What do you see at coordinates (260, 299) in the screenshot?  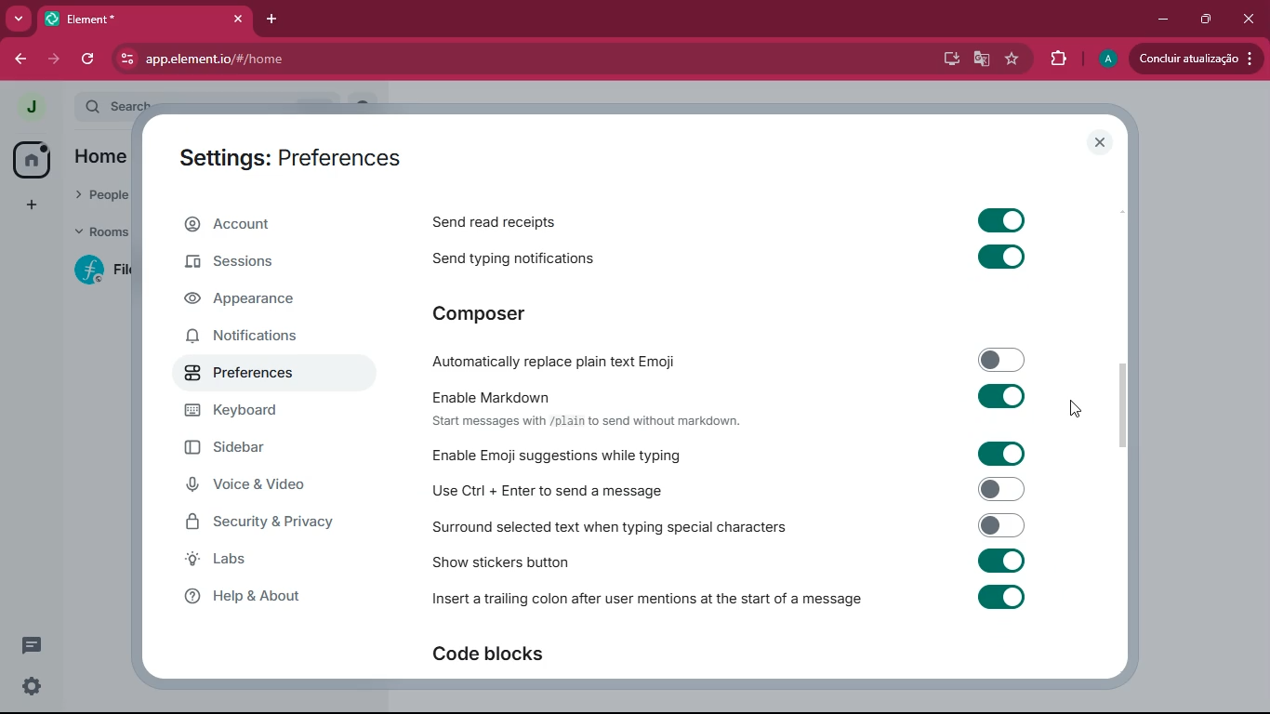 I see `appearance` at bounding box center [260, 299].